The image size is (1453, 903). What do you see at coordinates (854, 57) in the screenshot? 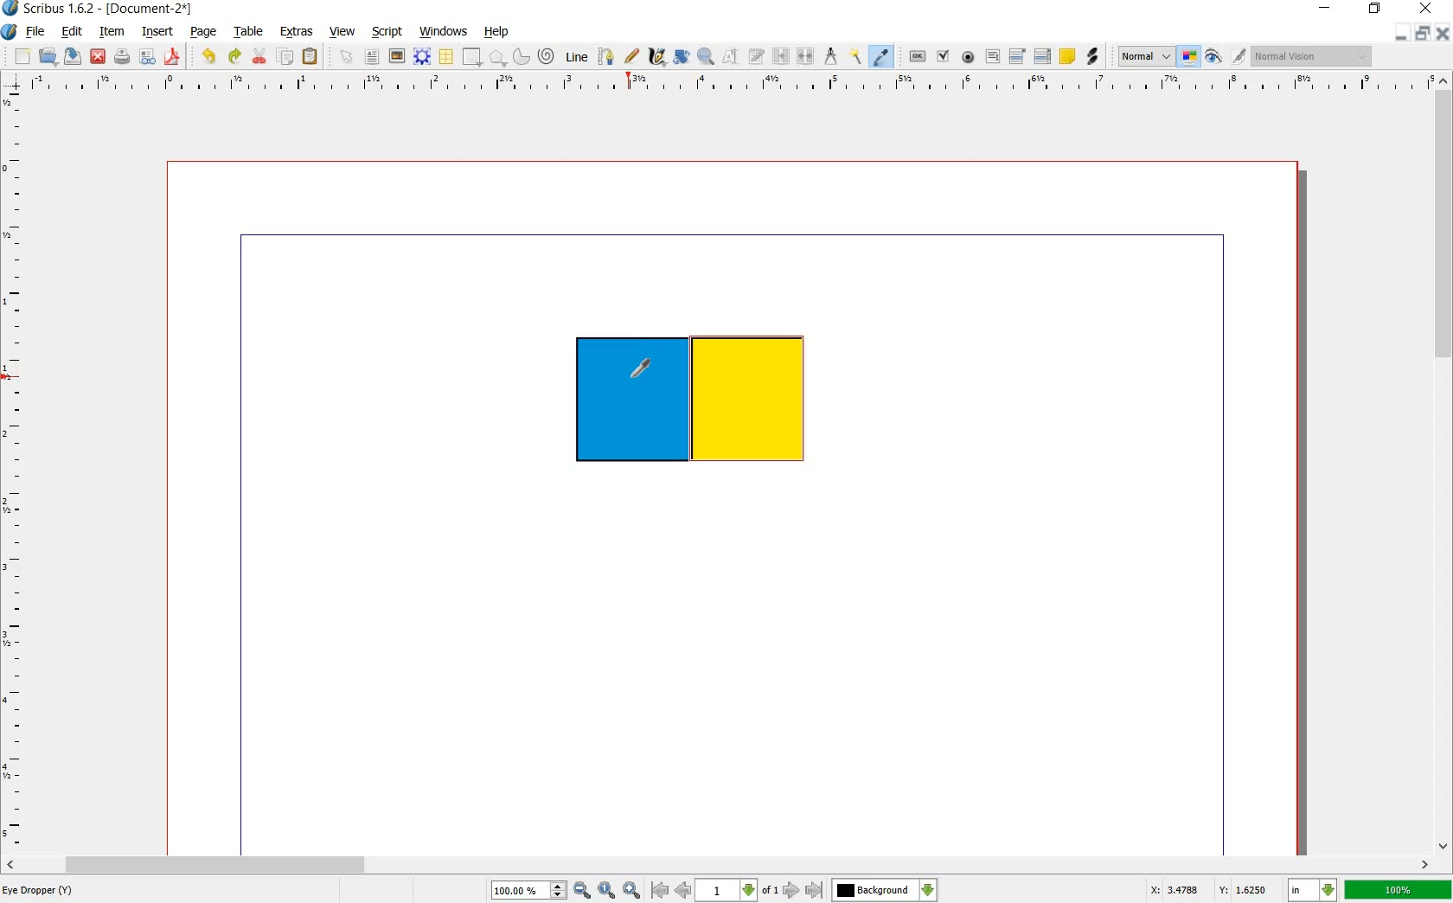
I see `copy item properties` at bounding box center [854, 57].